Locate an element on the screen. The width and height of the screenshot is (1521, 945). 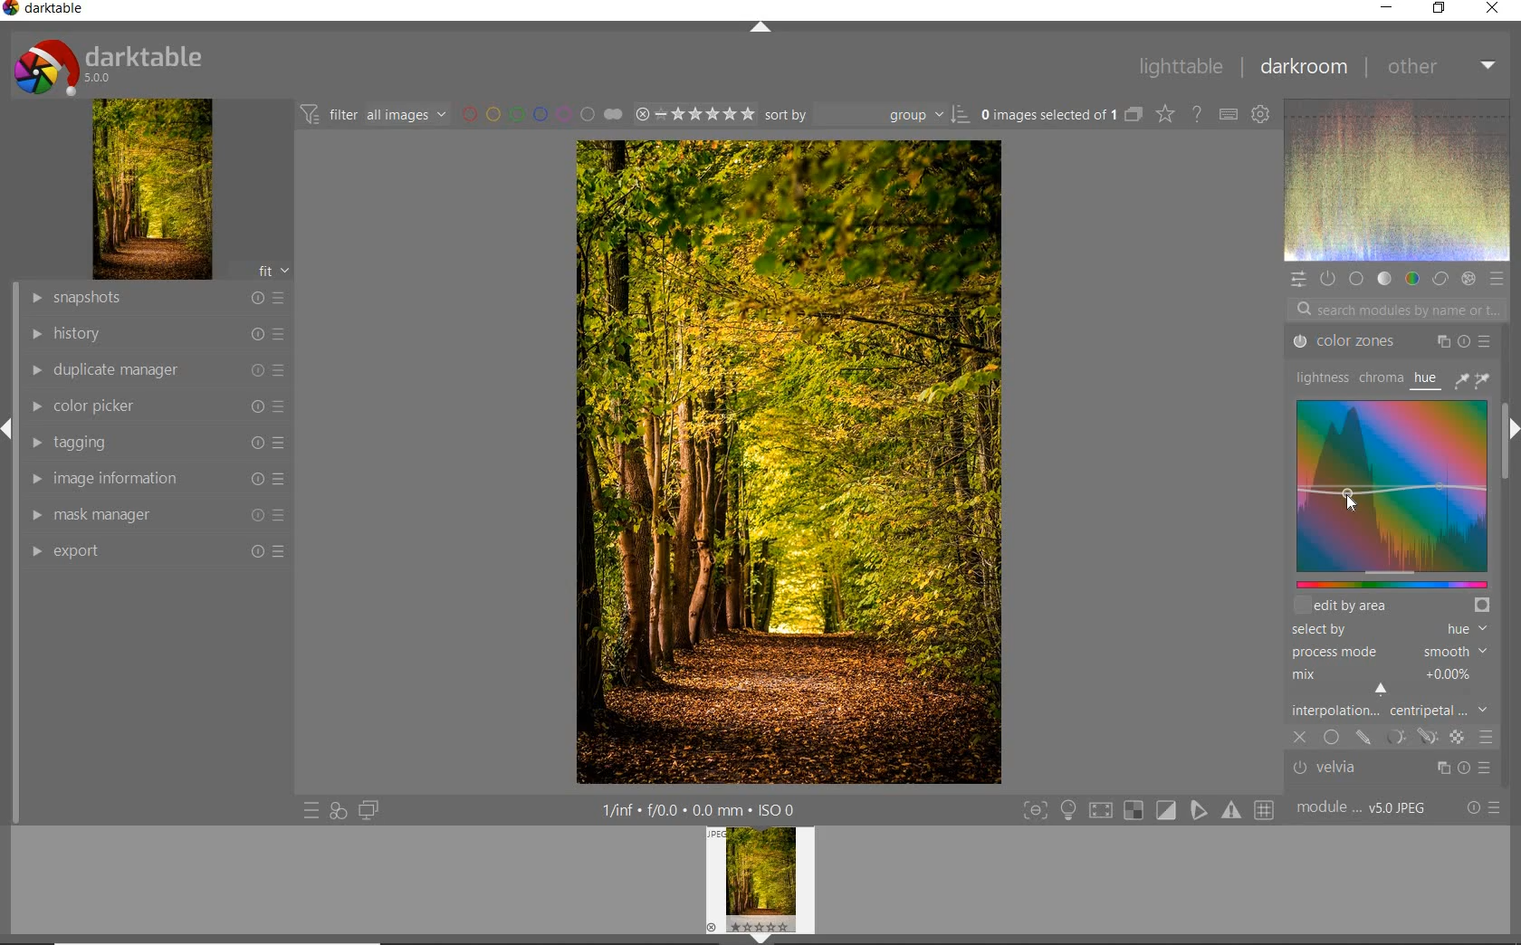
WAVEFORM is located at coordinates (1398, 180).